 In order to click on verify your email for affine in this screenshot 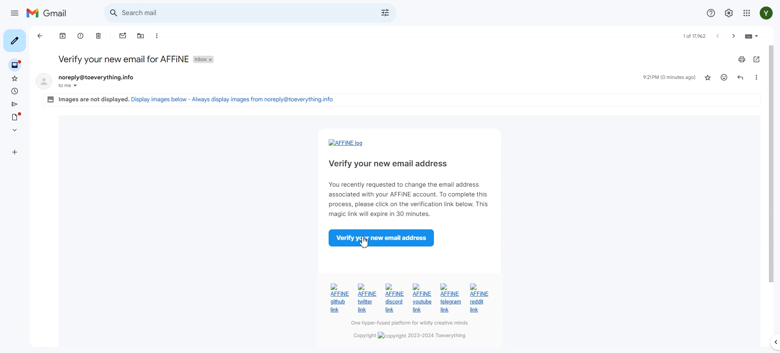, I will do `click(121, 59)`.